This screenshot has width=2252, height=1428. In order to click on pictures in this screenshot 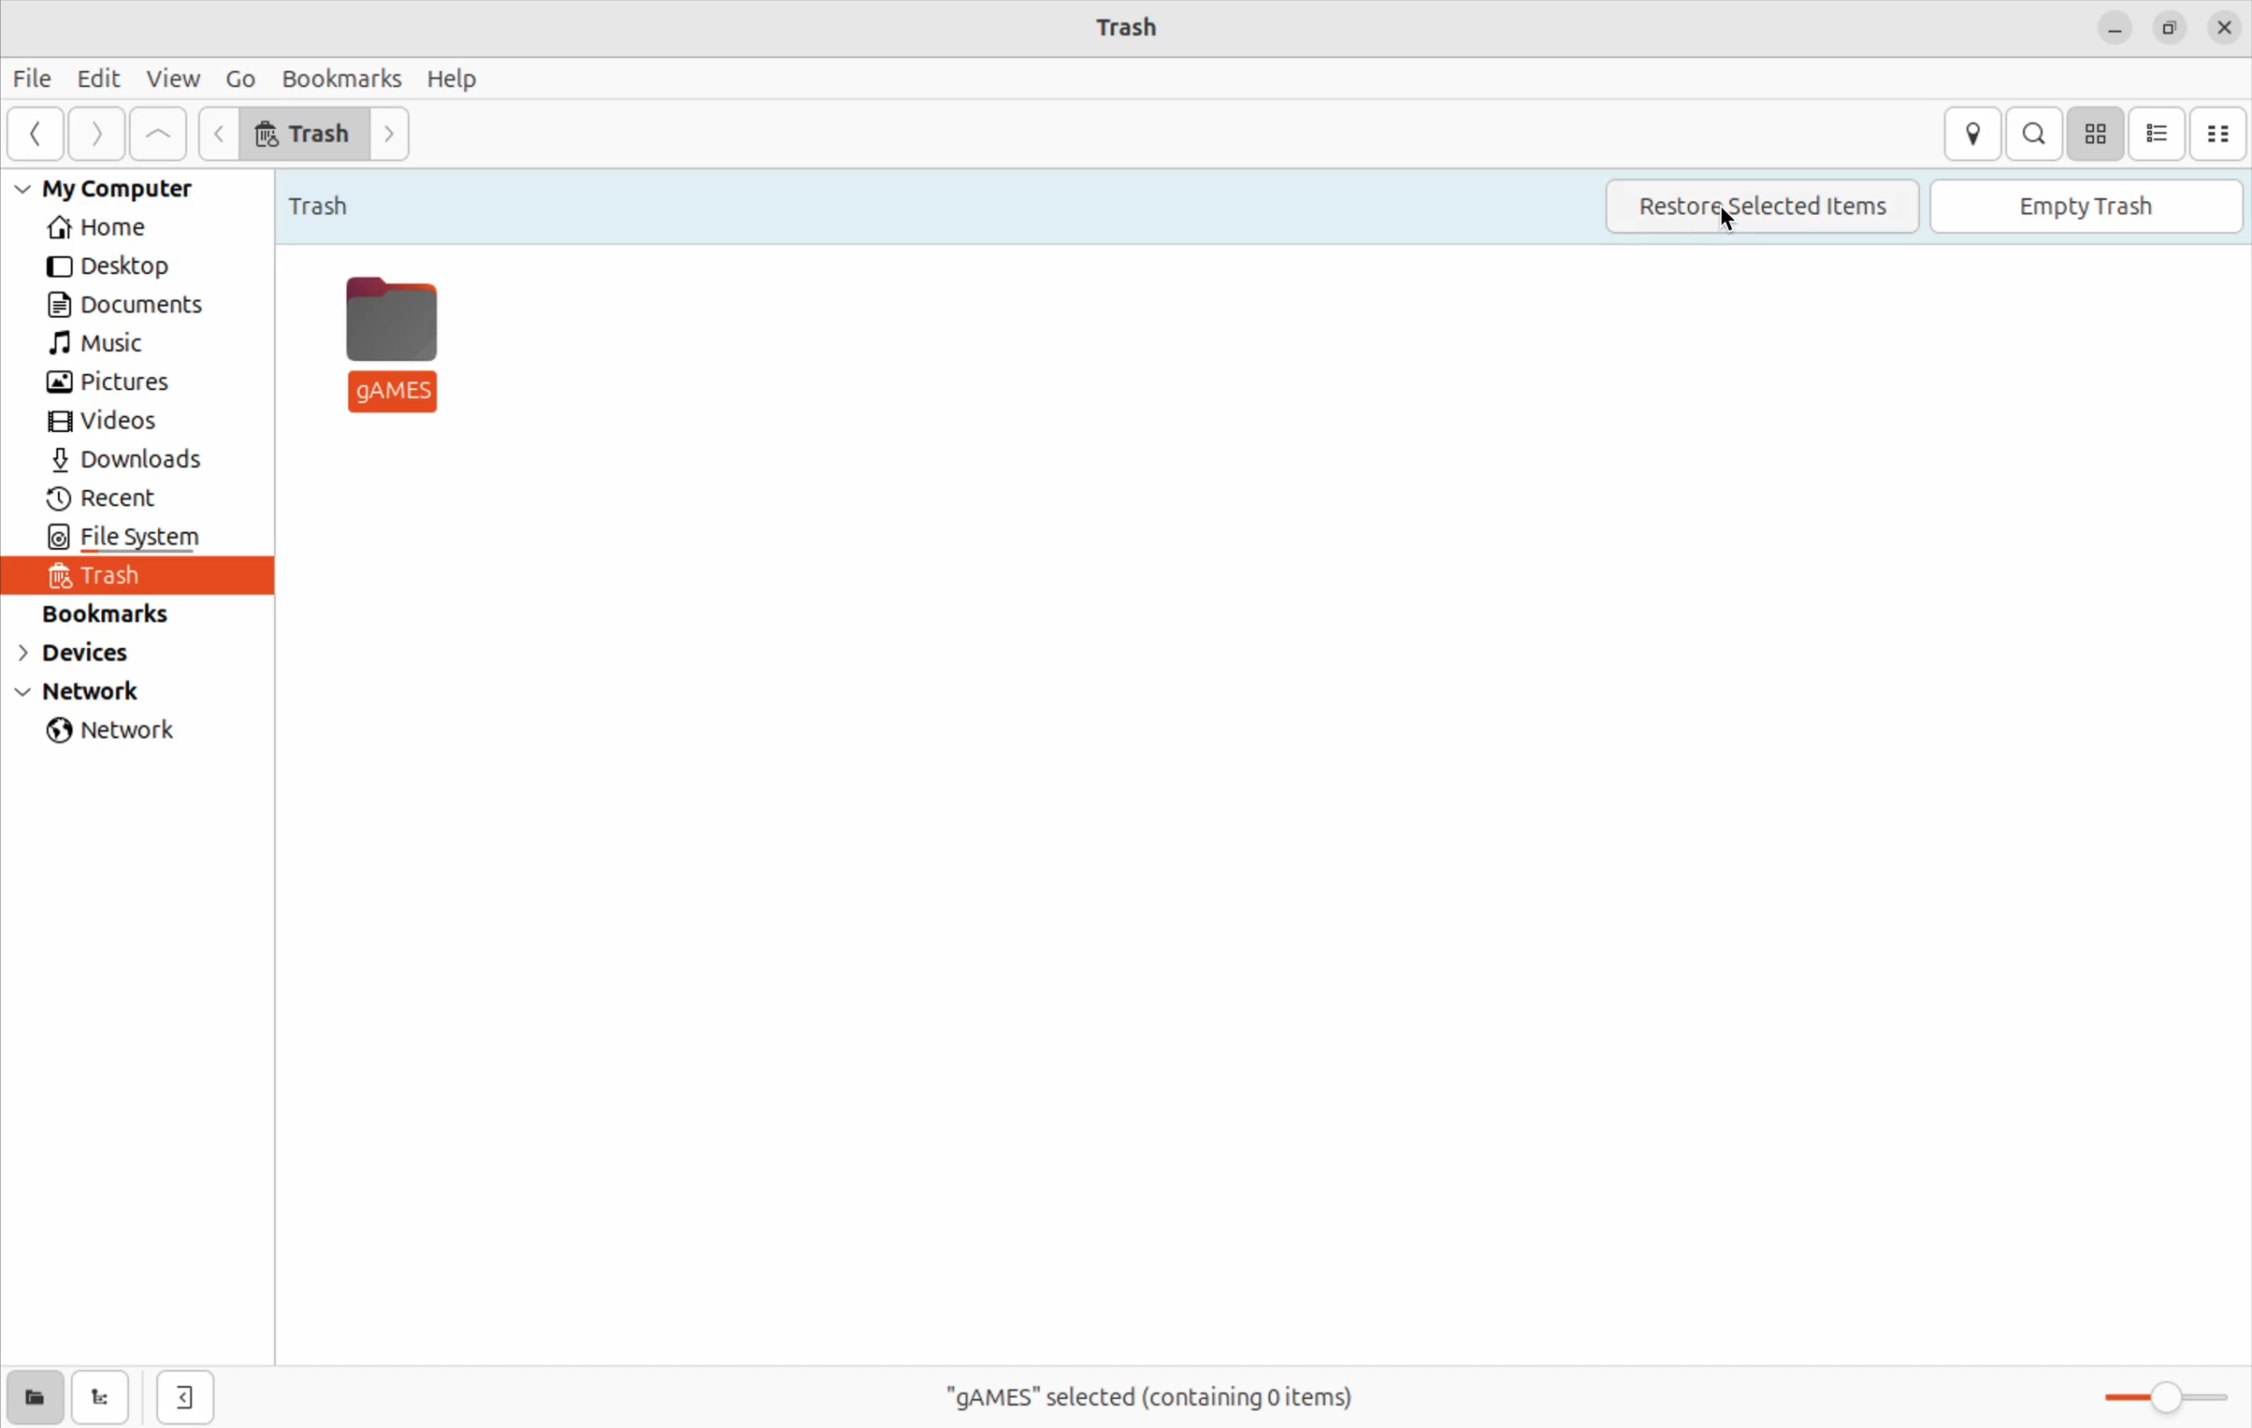, I will do `click(116, 384)`.